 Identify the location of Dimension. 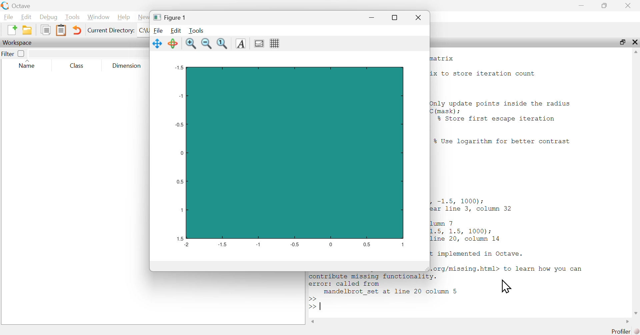
(127, 66).